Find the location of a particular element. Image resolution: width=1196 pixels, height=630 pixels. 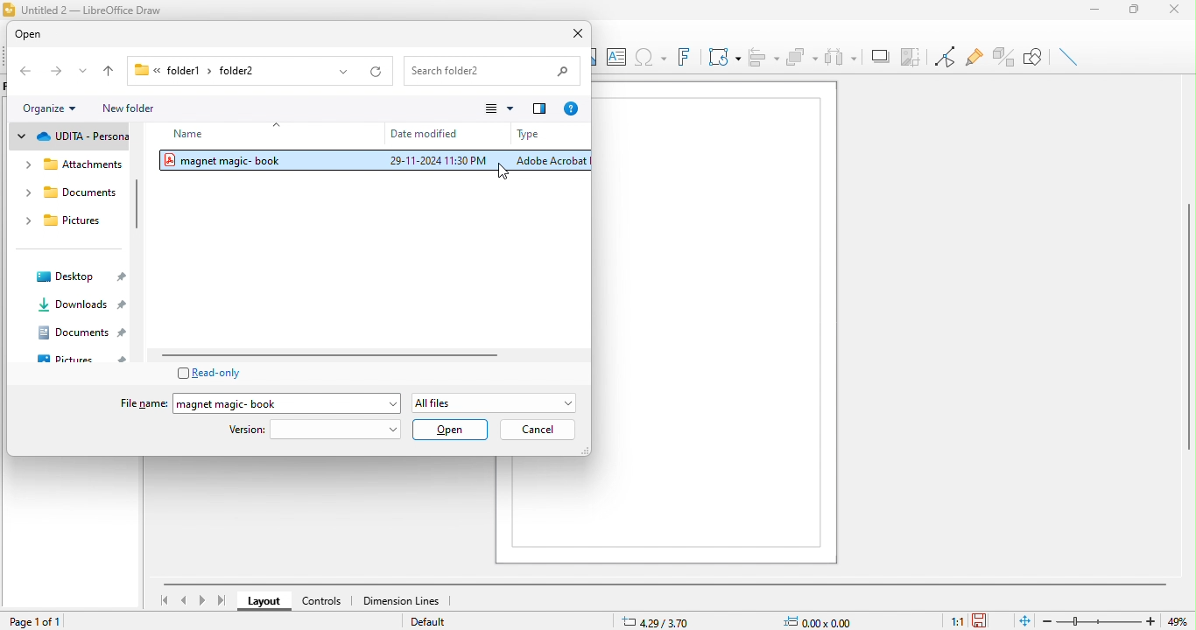

horizontal scroll bar is located at coordinates (344, 355).